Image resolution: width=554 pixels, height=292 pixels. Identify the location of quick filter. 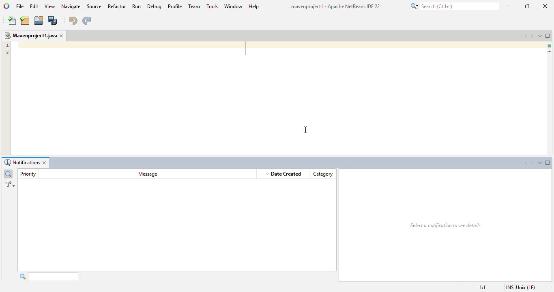
(8, 174).